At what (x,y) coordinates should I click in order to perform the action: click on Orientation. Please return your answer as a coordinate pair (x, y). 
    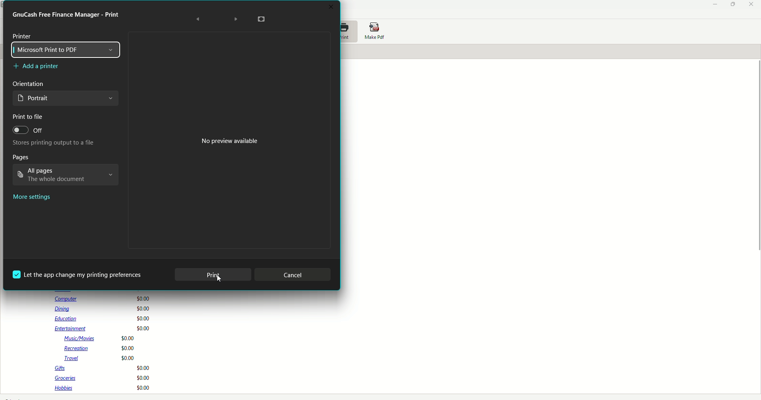
    Looking at the image, I should click on (30, 84).